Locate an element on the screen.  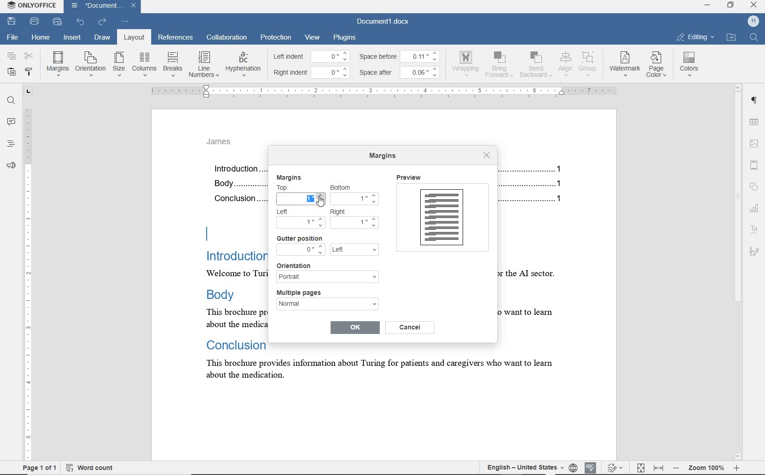
set document language is located at coordinates (573, 466).